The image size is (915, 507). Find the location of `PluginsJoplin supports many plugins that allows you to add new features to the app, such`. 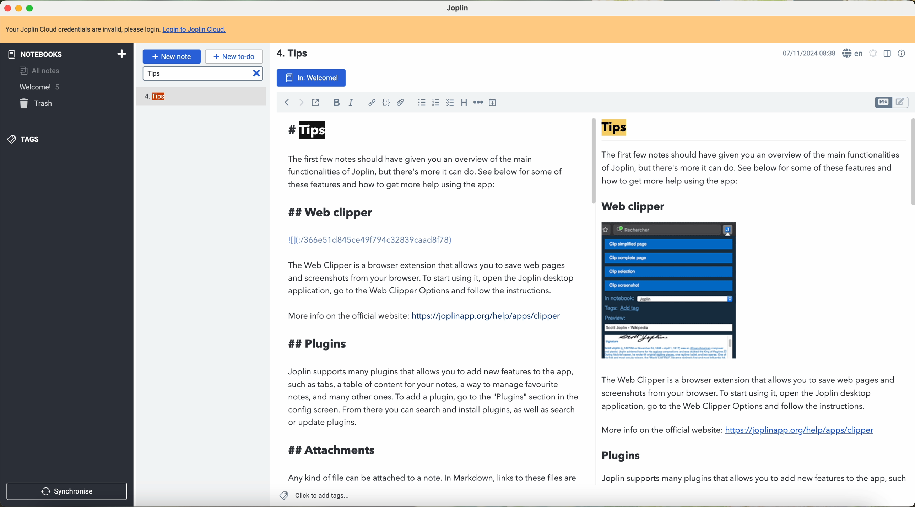

PluginsJoplin supports many plugins that allows you to add new features to the app, such is located at coordinates (750, 467).